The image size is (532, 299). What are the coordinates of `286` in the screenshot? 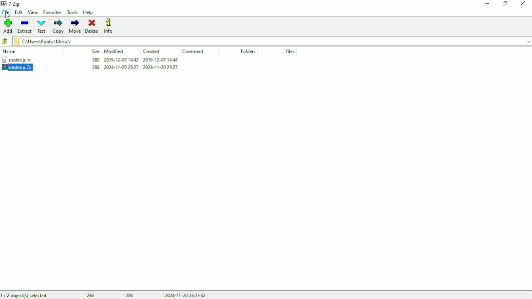 It's located at (96, 67).